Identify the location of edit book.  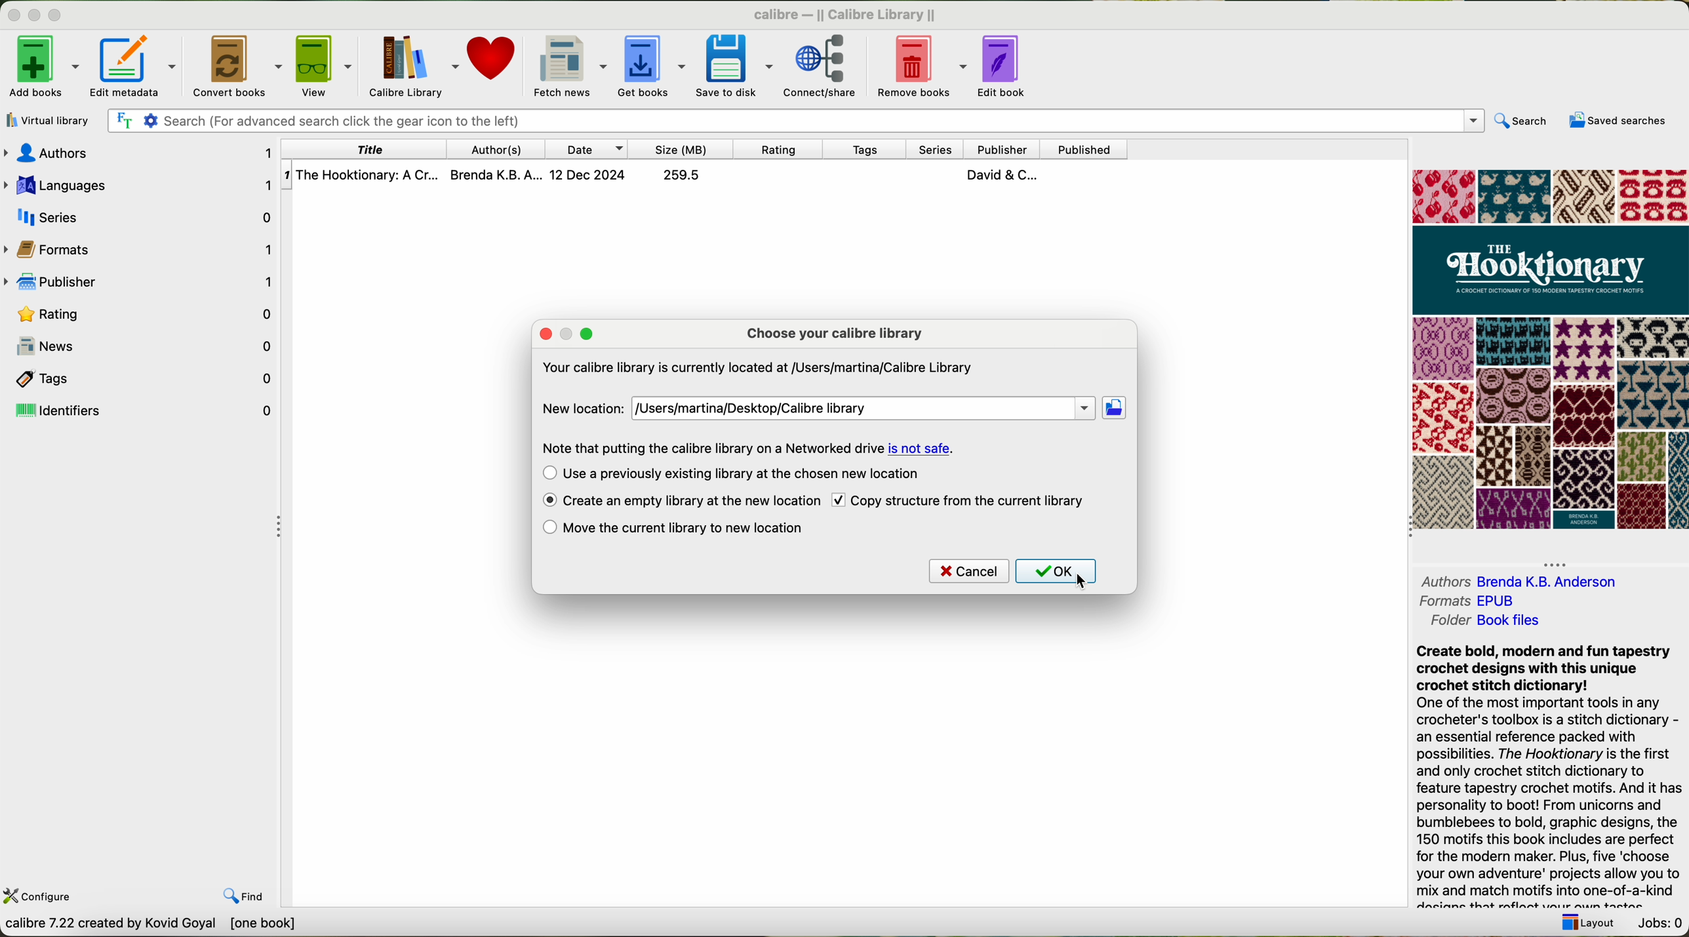
(1002, 65).